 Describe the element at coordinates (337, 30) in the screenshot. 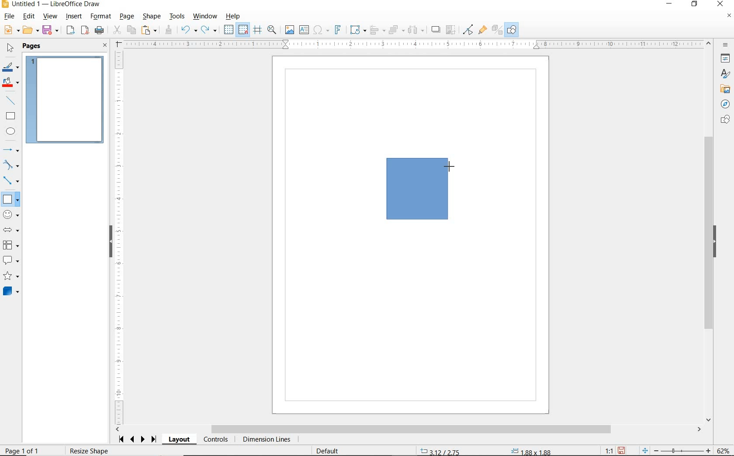

I see `INSERT FRONTWORK TEXT` at that location.